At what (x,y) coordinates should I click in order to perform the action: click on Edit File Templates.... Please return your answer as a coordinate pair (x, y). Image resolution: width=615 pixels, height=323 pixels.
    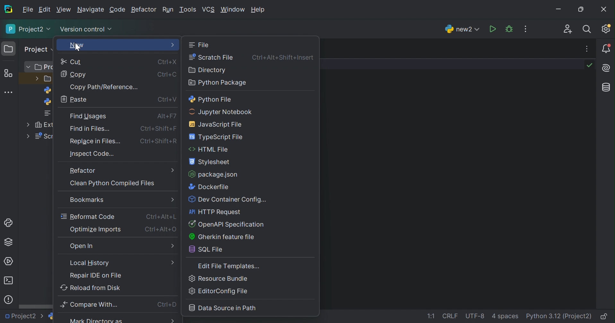
    Looking at the image, I should click on (230, 266).